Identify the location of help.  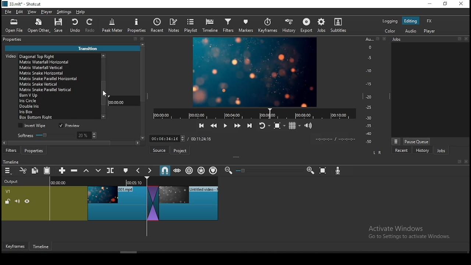
(79, 12).